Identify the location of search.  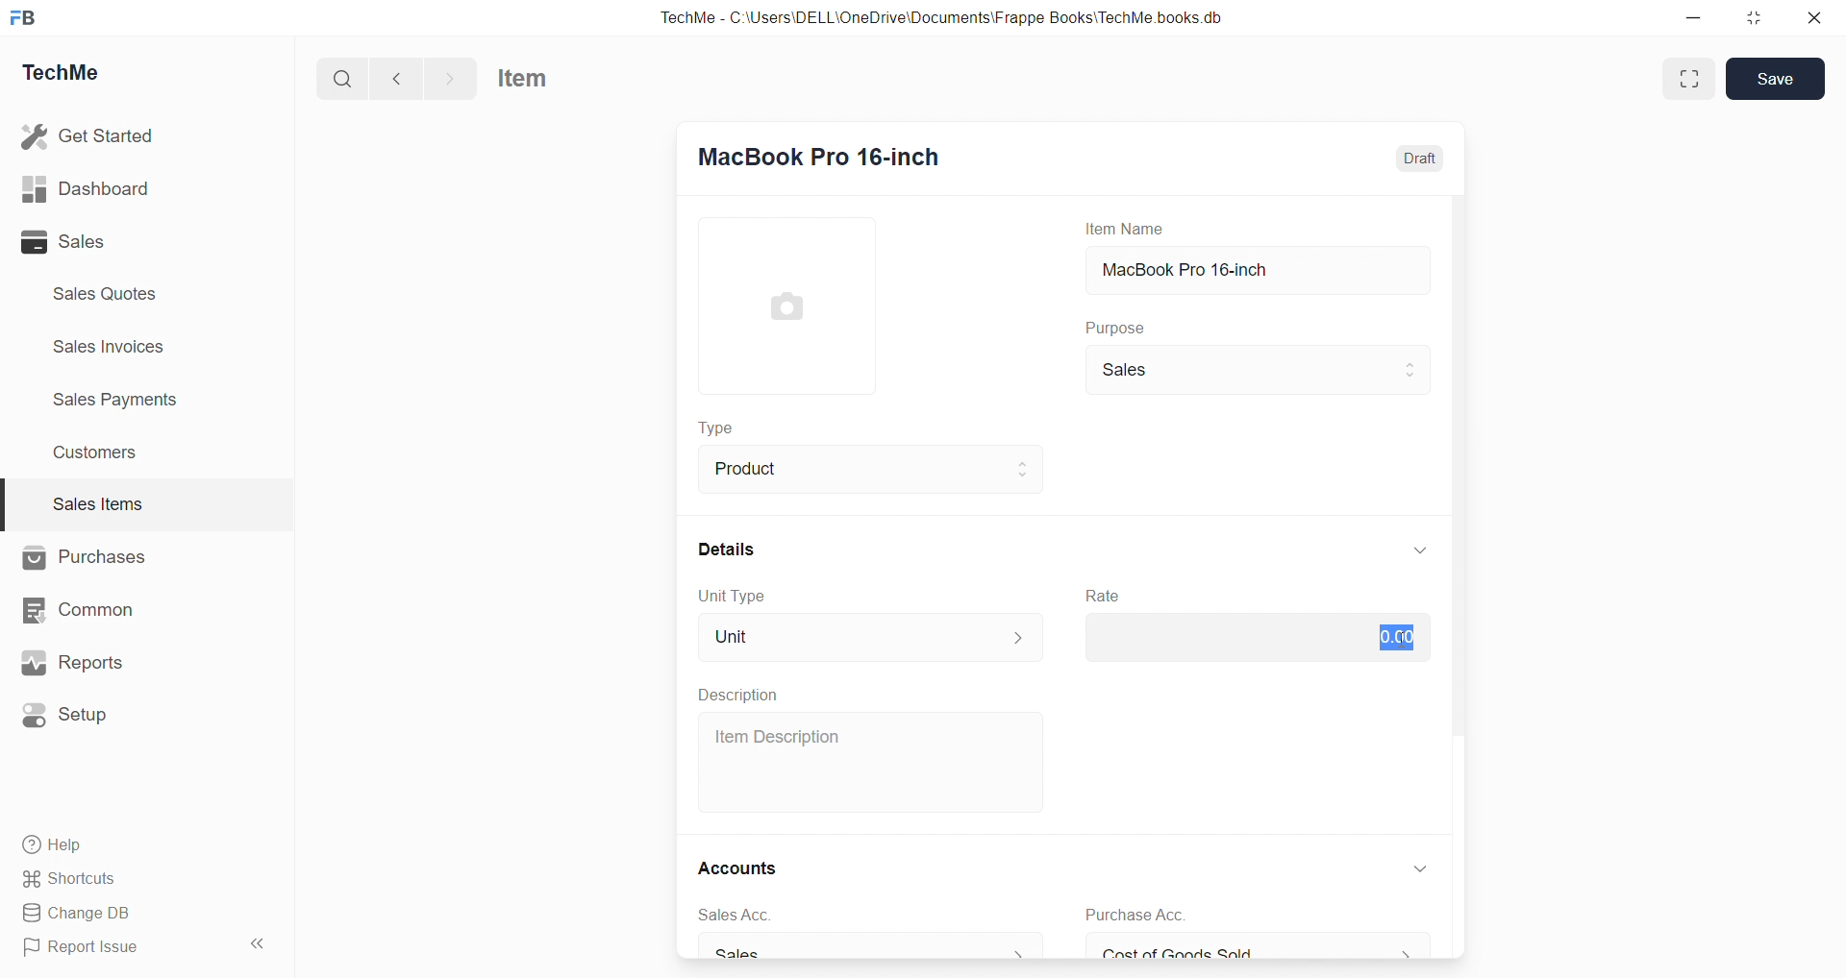
(342, 78).